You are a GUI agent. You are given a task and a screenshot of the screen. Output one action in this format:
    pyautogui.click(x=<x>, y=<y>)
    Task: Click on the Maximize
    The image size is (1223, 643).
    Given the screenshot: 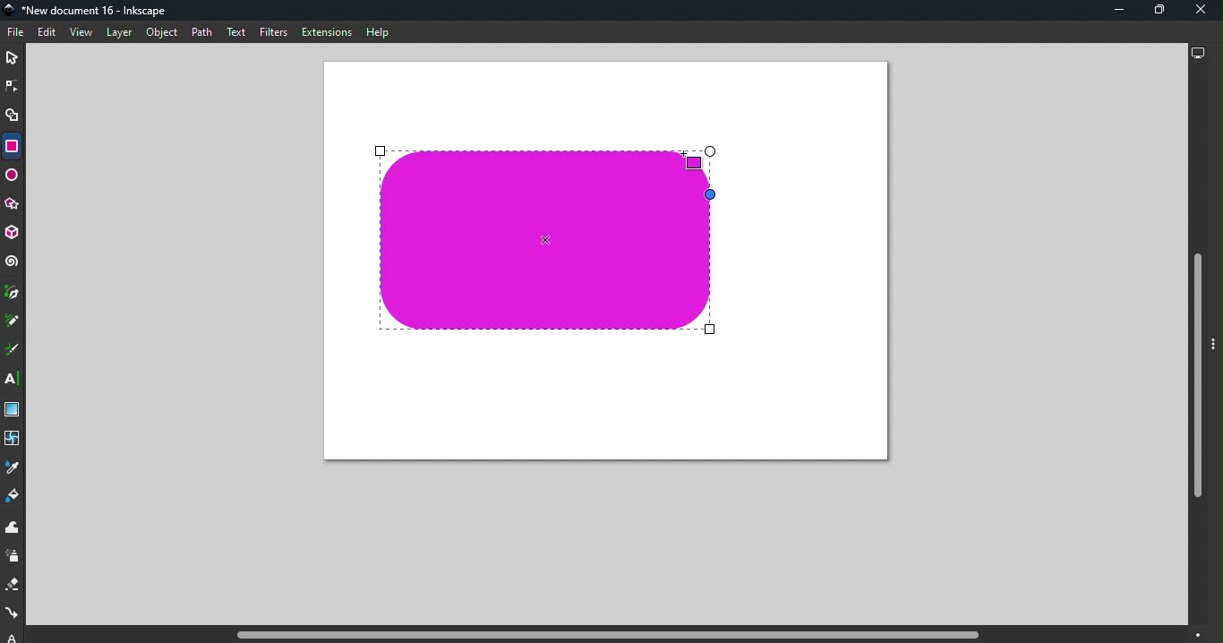 What is the action you would take?
    pyautogui.click(x=1153, y=13)
    